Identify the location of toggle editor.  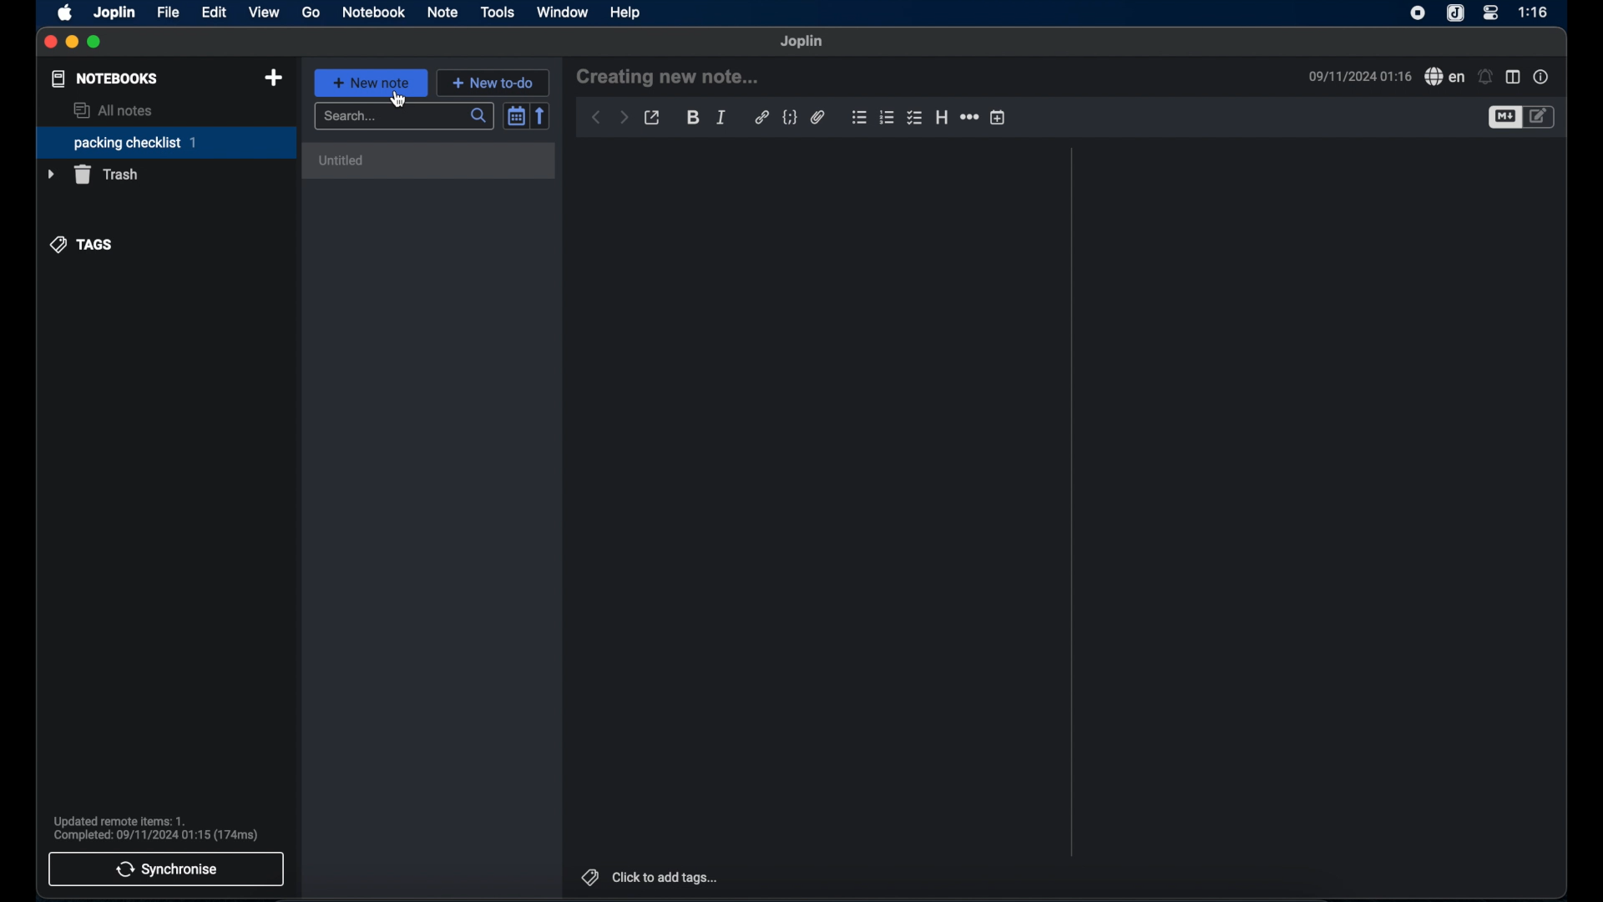
(1504, 118).